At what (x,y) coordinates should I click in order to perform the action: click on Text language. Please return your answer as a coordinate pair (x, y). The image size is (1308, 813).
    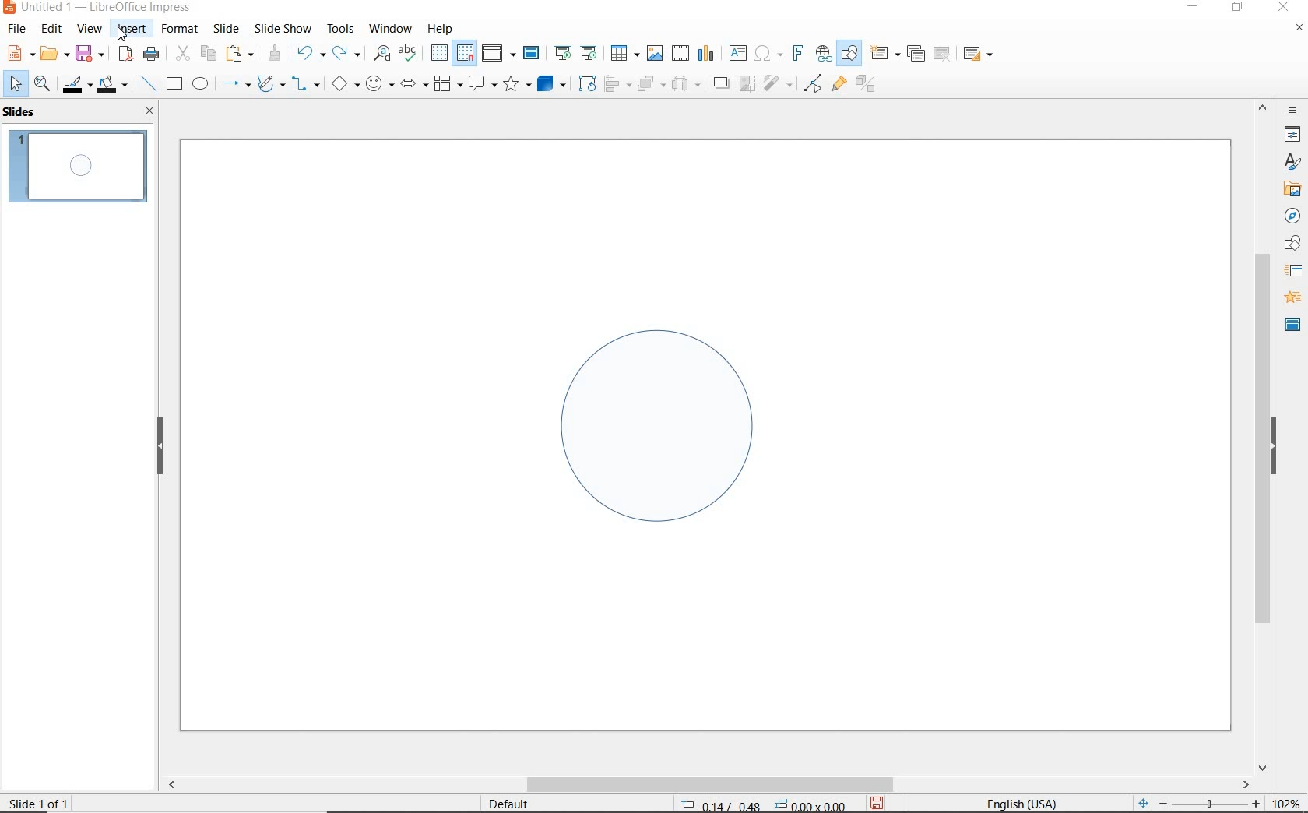
    Looking at the image, I should click on (1019, 802).